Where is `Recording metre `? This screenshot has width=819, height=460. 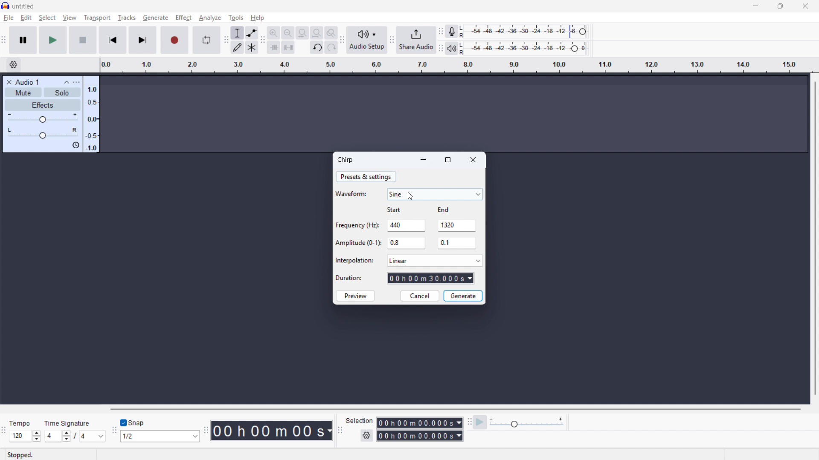 Recording metre  is located at coordinates (451, 31).